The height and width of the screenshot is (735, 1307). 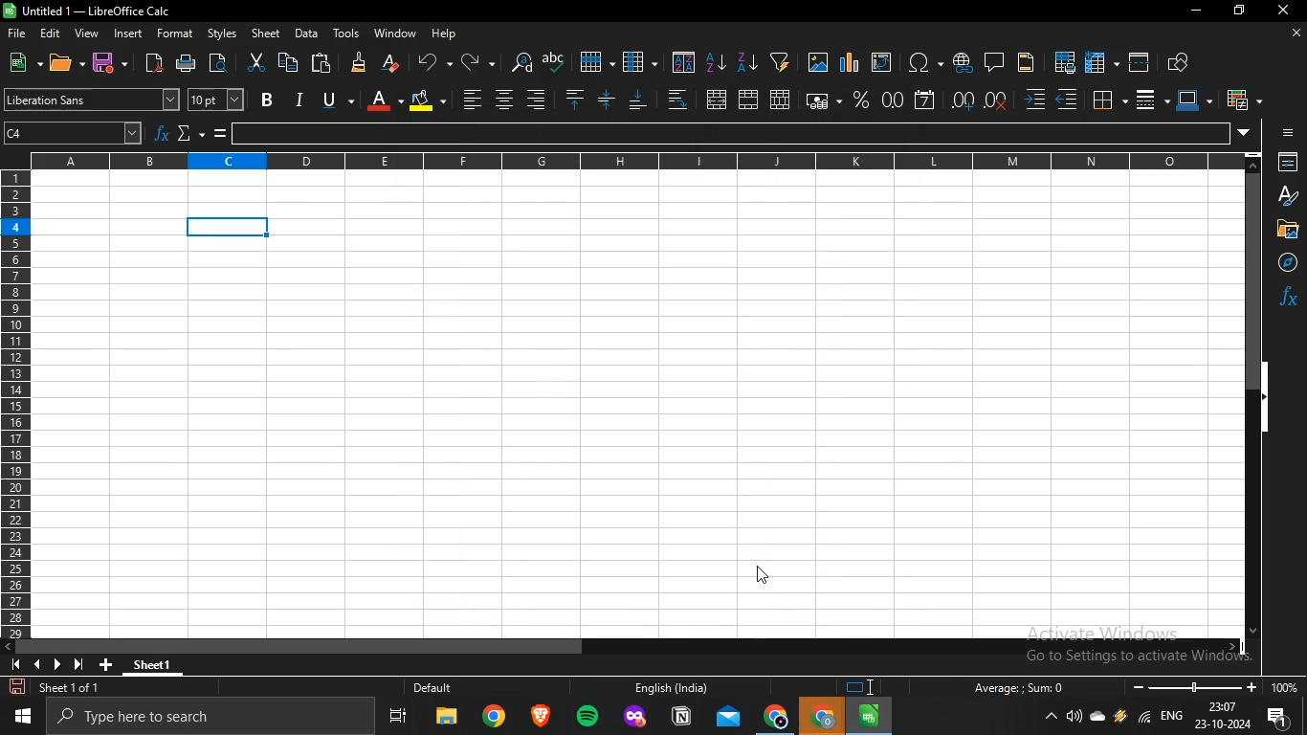 What do you see at coordinates (892, 99) in the screenshot?
I see `format as number` at bounding box center [892, 99].